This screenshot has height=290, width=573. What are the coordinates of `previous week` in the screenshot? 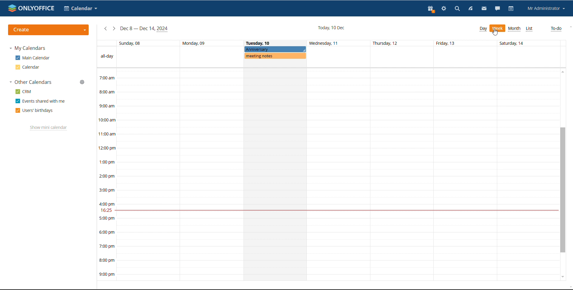 It's located at (106, 28).